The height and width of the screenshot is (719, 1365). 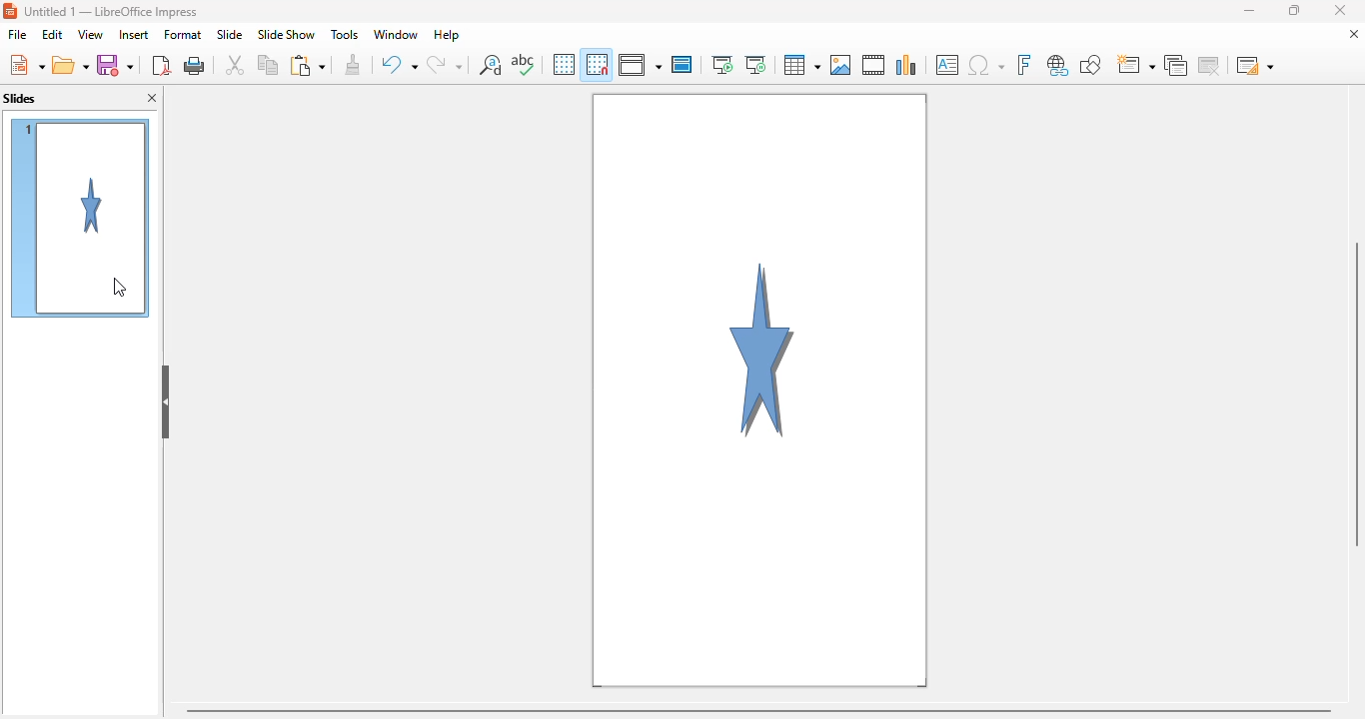 What do you see at coordinates (196, 64) in the screenshot?
I see `print` at bounding box center [196, 64].